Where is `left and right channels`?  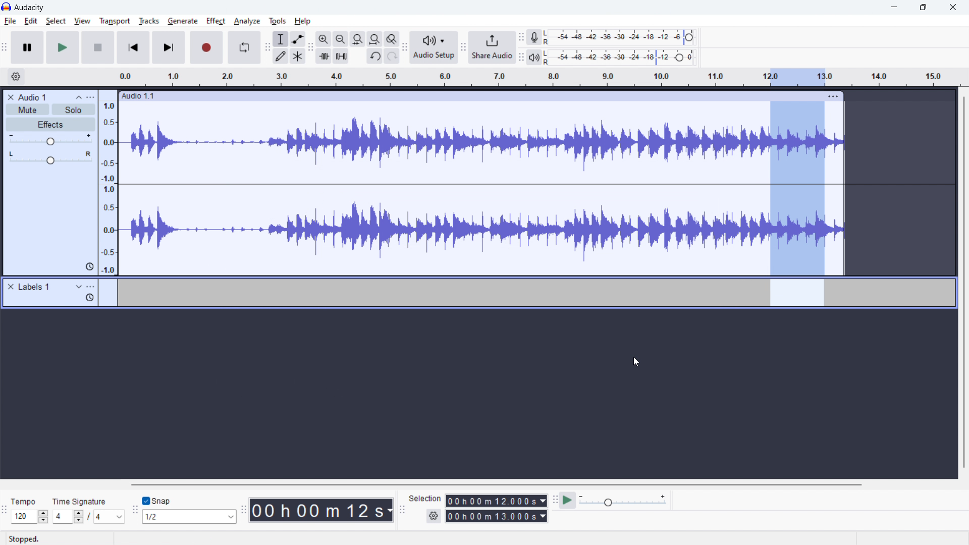 left and right channels is located at coordinates (548, 38).